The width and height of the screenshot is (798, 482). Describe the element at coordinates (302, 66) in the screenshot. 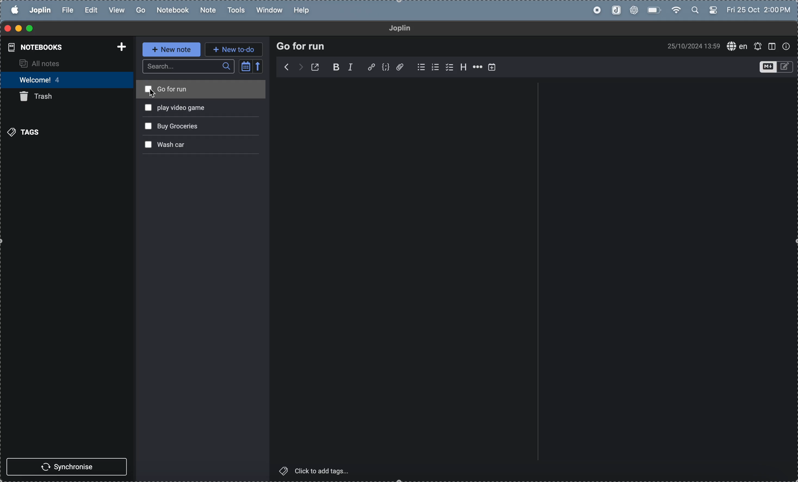

I see `backward` at that location.